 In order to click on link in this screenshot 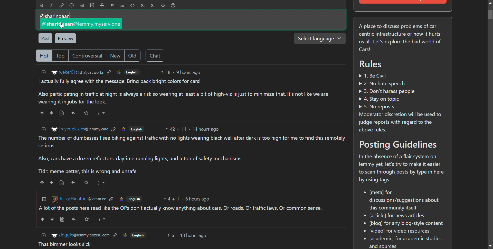, I will do `click(62, 6)`.